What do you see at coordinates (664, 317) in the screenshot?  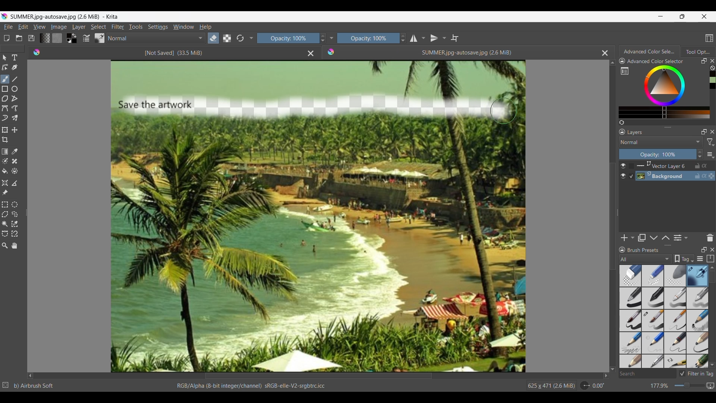 I see `Brush preset options with selected brush highlighted` at bounding box center [664, 317].